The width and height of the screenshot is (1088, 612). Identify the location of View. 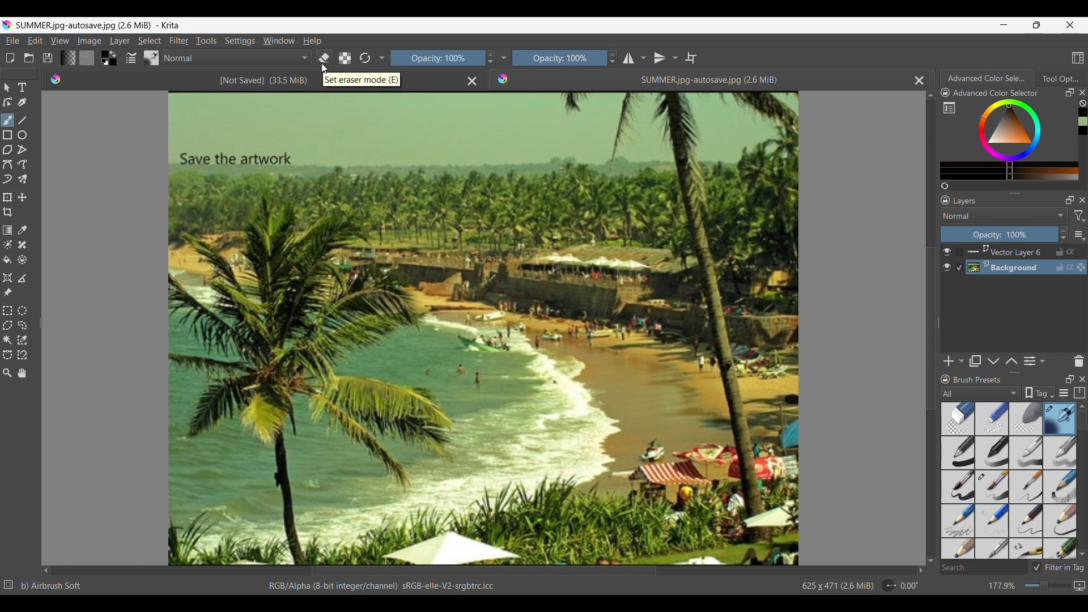
(61, 40).